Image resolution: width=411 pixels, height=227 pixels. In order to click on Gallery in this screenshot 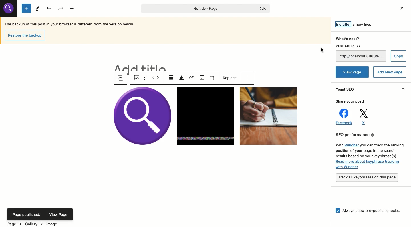, I will do `click(206, 116)`.